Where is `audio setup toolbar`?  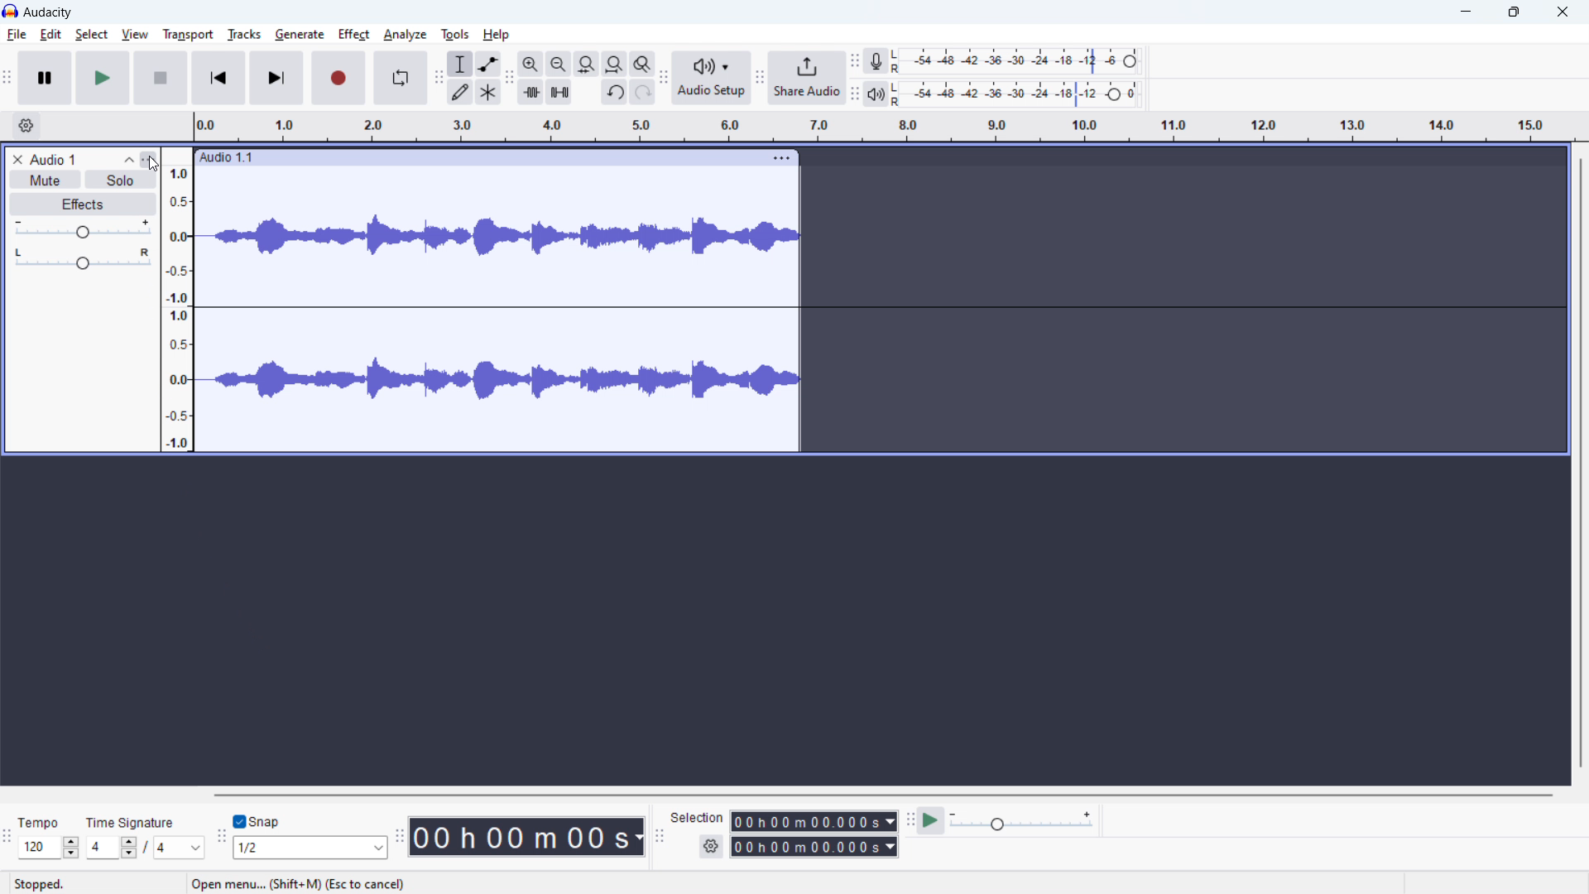
audio setup toolbar is located at coordinates (664, 79).